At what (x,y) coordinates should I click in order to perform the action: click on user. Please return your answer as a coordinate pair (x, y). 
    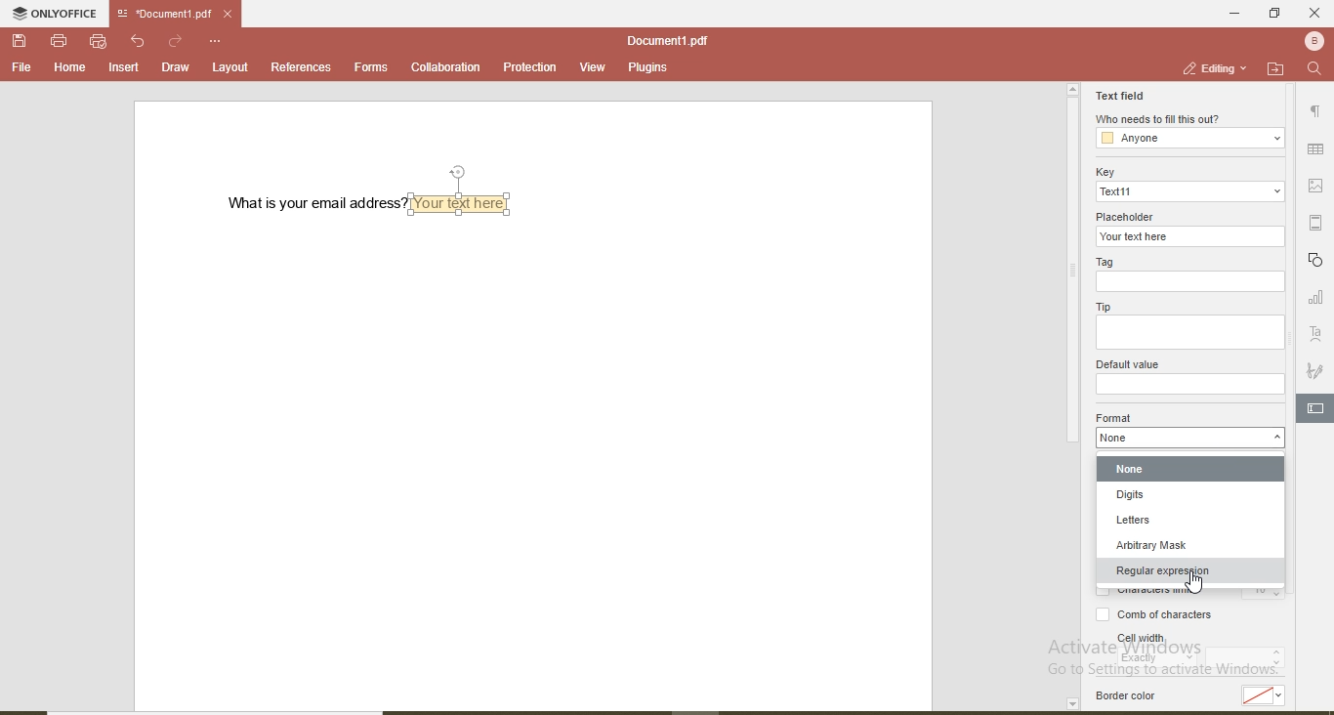
    Looking at the image, I should click on (1313, 40).